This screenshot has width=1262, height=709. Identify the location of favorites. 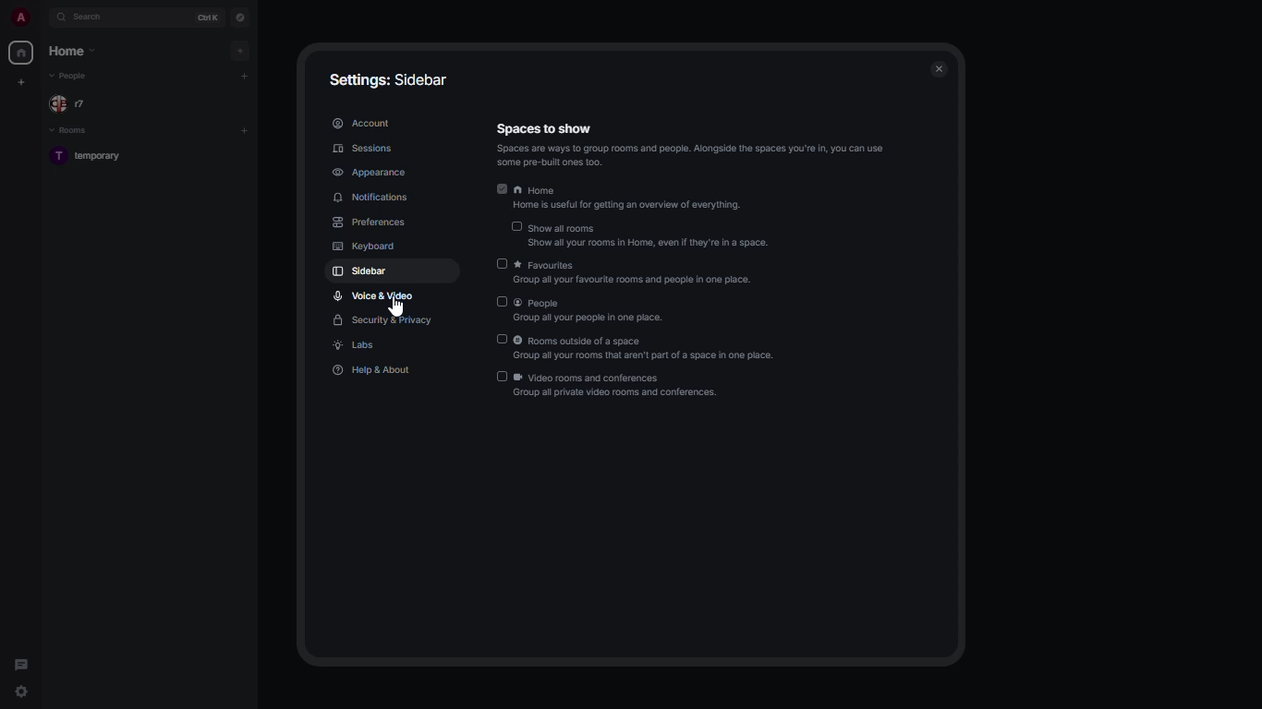
(636, 272).